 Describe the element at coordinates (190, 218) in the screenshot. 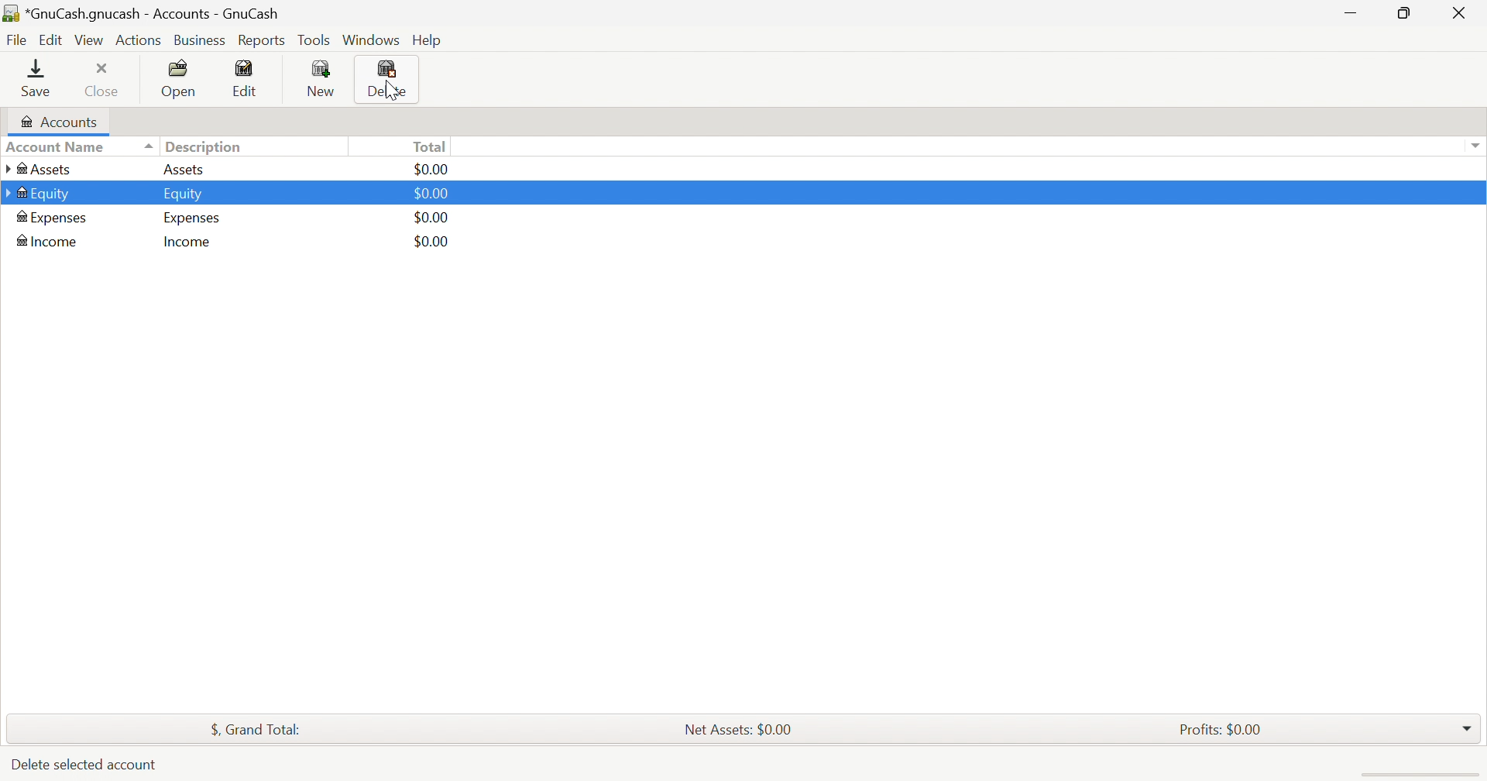

I see `Expenses` at that location.